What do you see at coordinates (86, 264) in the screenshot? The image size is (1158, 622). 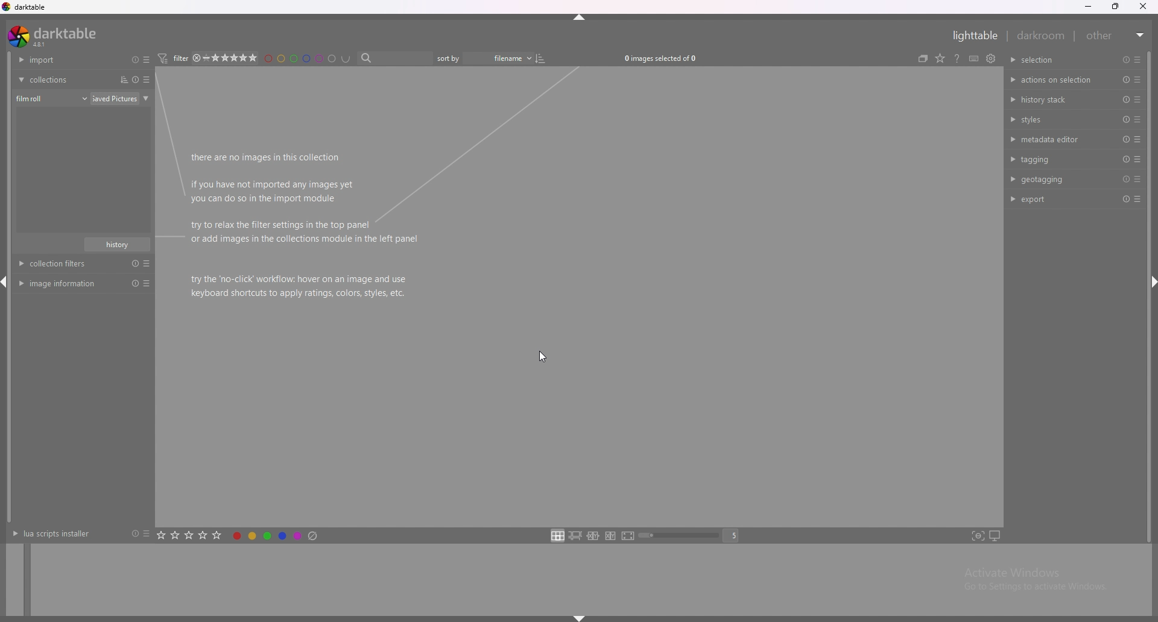 I see `Collection filters` at bounding box center [86, 264].